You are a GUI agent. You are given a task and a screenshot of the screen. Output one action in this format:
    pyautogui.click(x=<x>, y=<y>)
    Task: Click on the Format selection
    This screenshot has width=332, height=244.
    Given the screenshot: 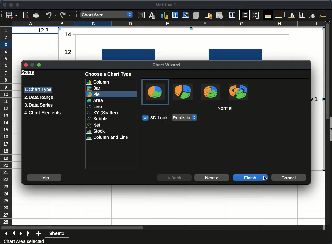 What is the action you would take?
    pyautogui.click(x=141, y=15)
    